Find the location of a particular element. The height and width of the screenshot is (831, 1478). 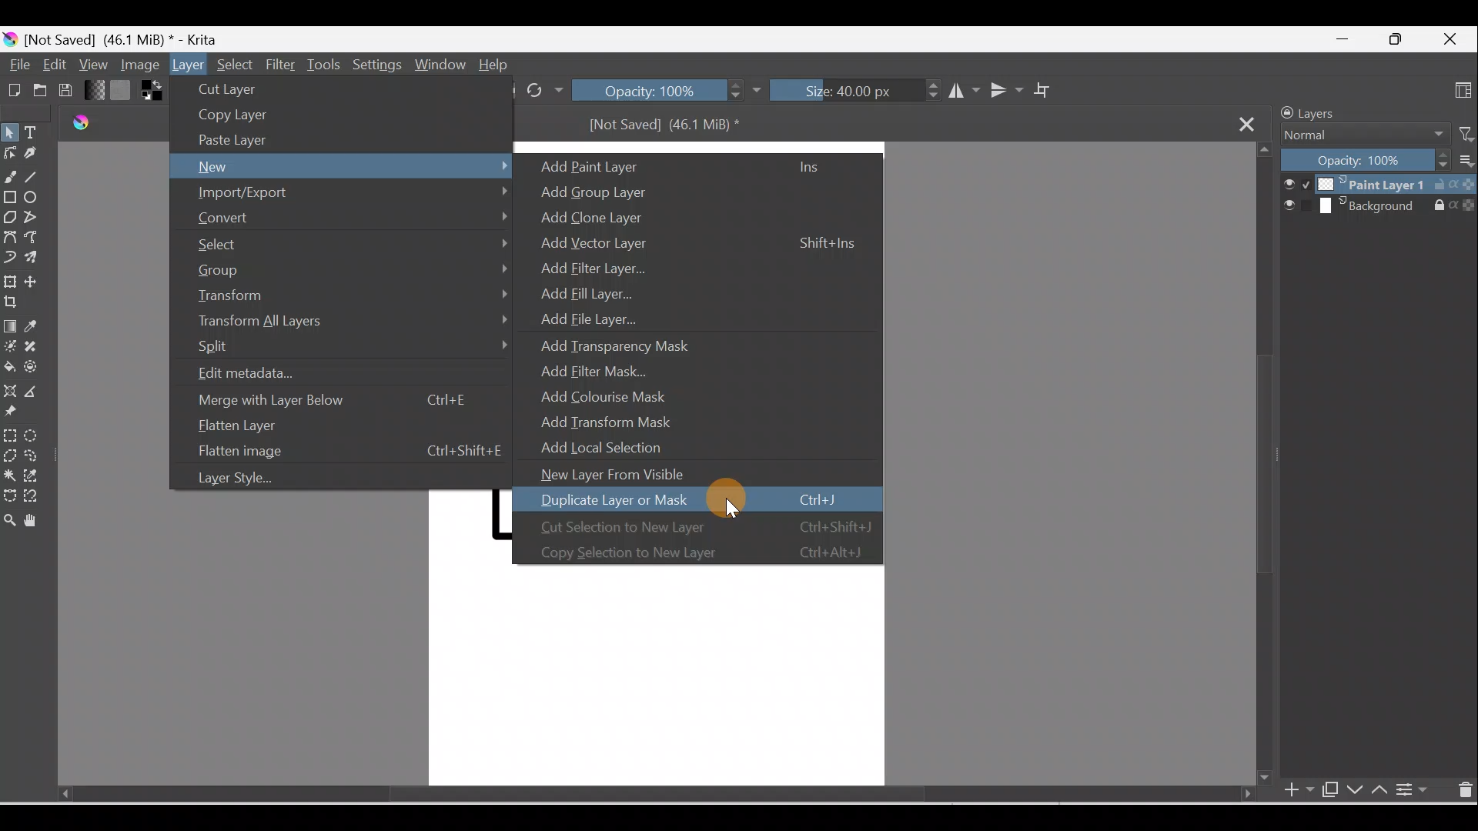

Polygon tool is located at coordinates (11, 217).